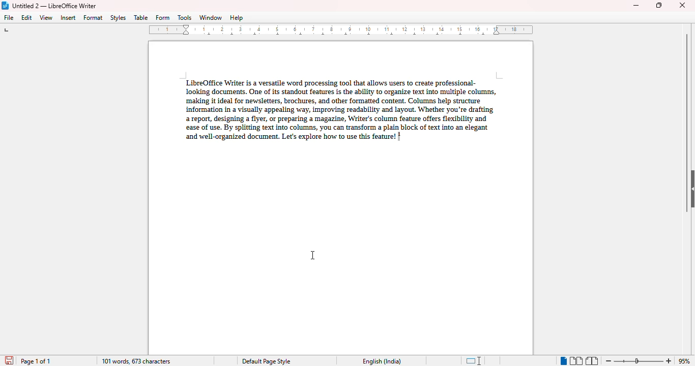  Describe the element at coordinates (36, 361) in the screenshot. I see `page 1 of 1` at that location.